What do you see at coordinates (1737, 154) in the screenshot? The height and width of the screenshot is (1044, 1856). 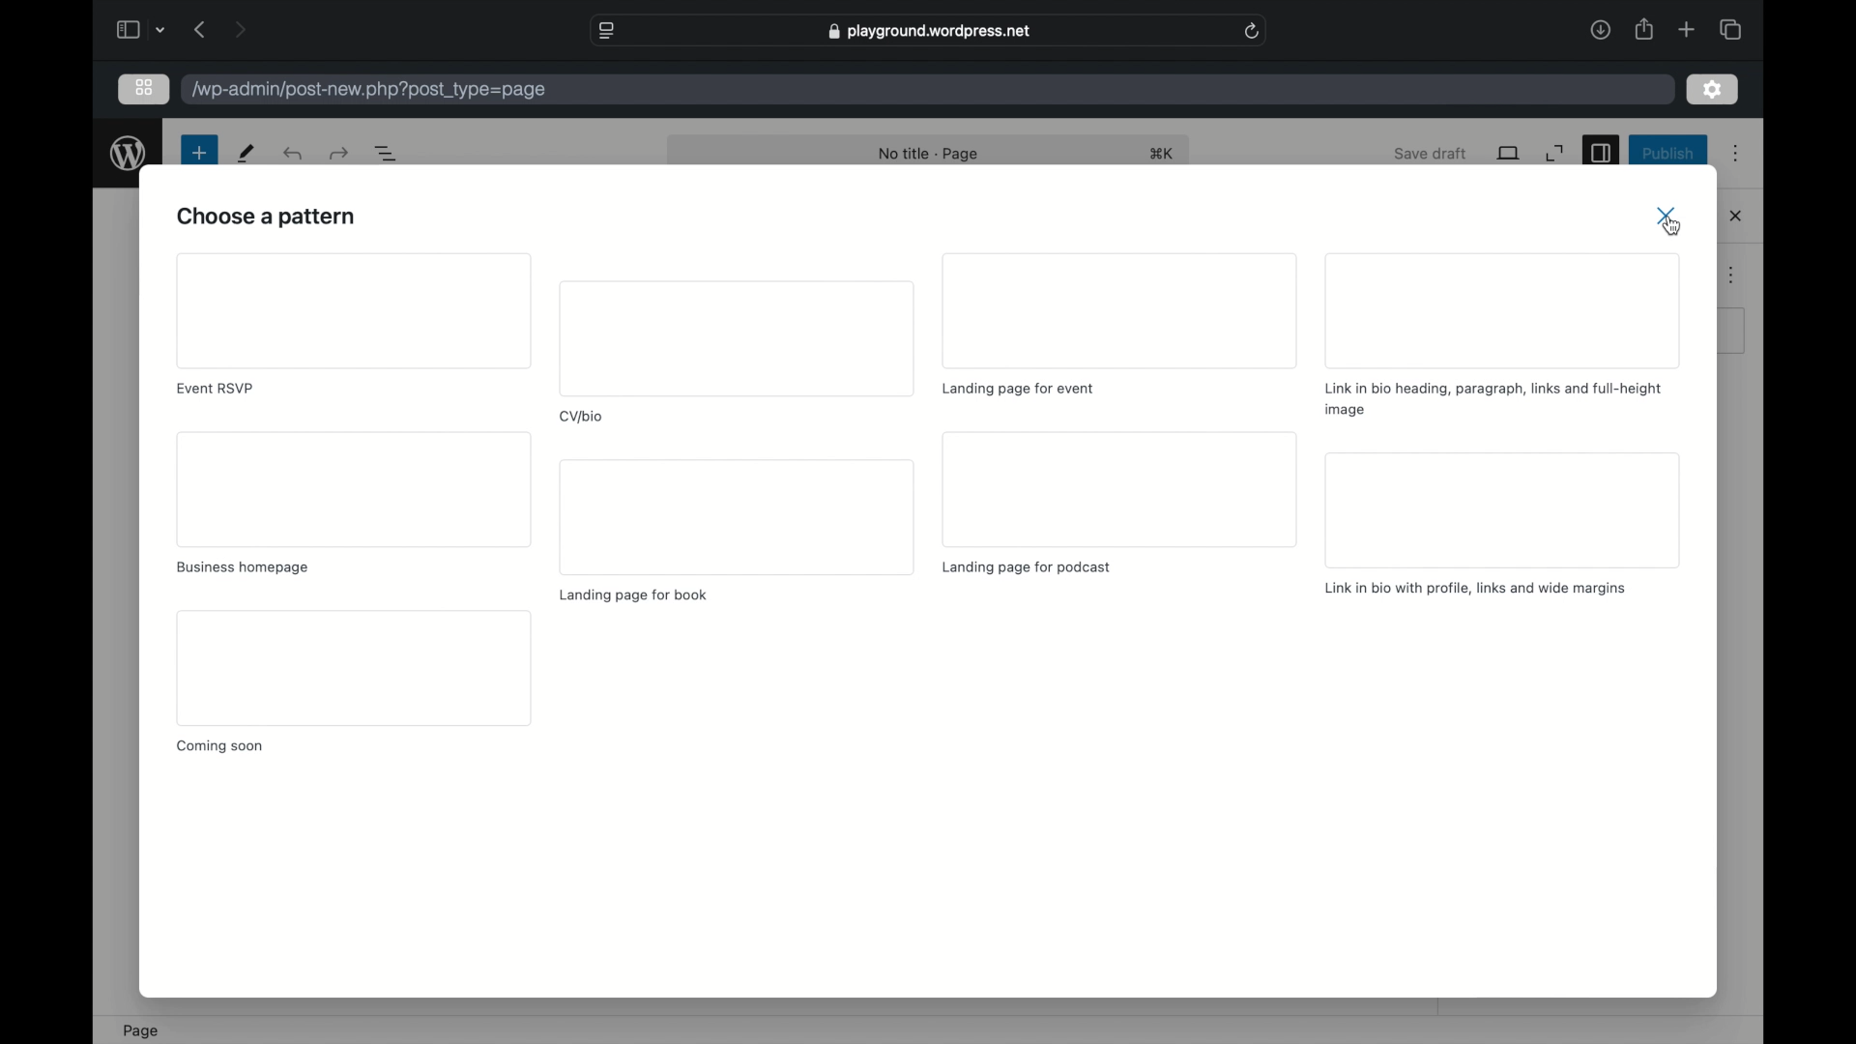 I see `more options` at bounding box center [1737, 154].